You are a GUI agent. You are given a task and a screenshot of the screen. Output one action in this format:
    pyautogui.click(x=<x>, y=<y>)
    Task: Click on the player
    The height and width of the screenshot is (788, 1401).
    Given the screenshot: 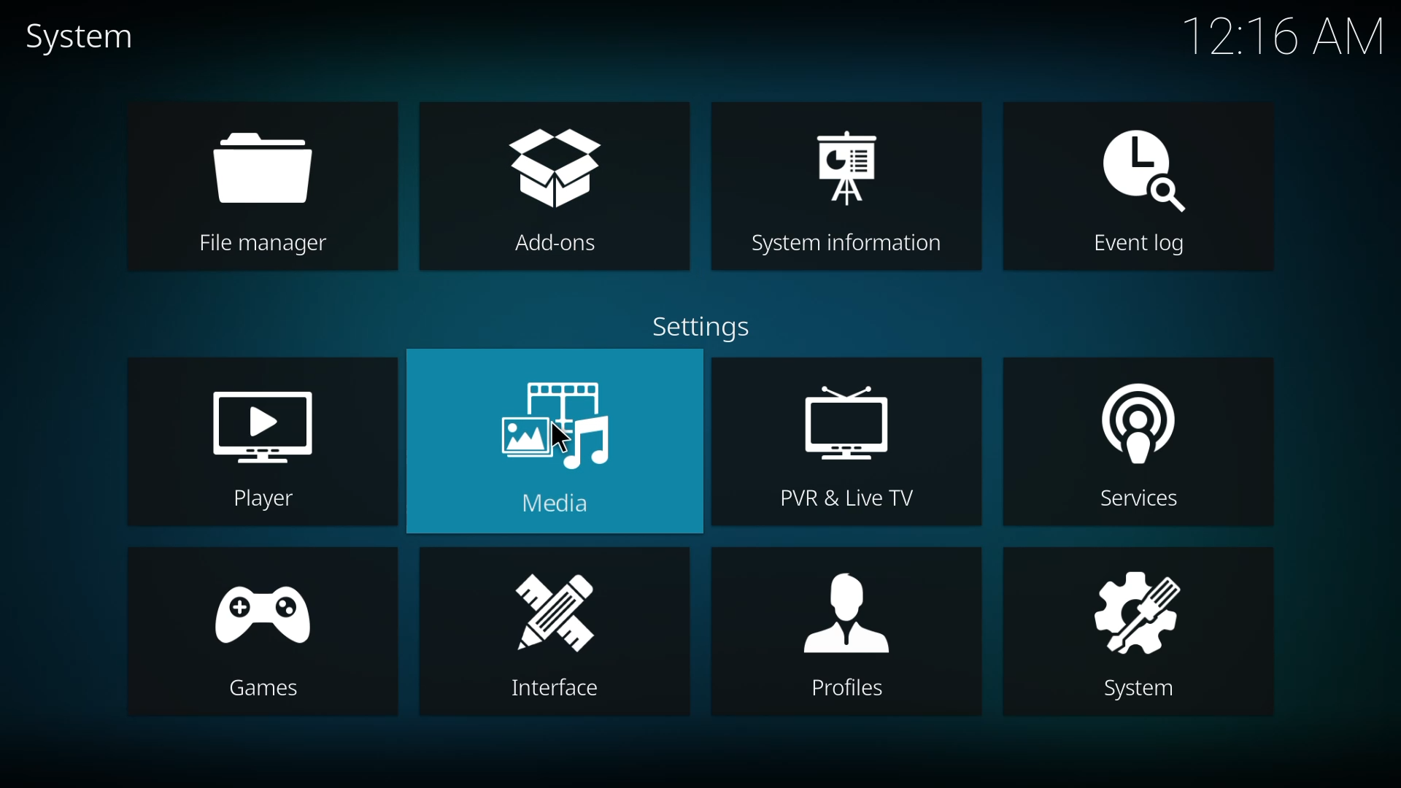 What is the action you would take?
    pyautogui.click(x=269, y=422)
    